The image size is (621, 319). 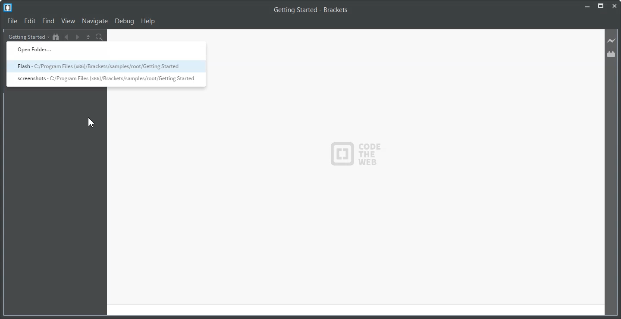 I want to click on Find in files, so click(x=100, y=37).